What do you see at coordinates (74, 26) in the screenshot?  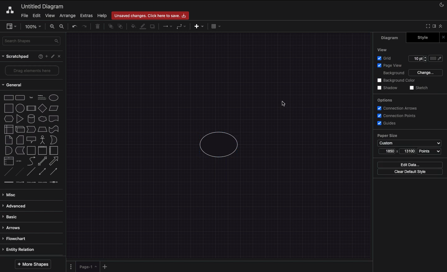 I see `Undo` at bounding box center [74, 26].